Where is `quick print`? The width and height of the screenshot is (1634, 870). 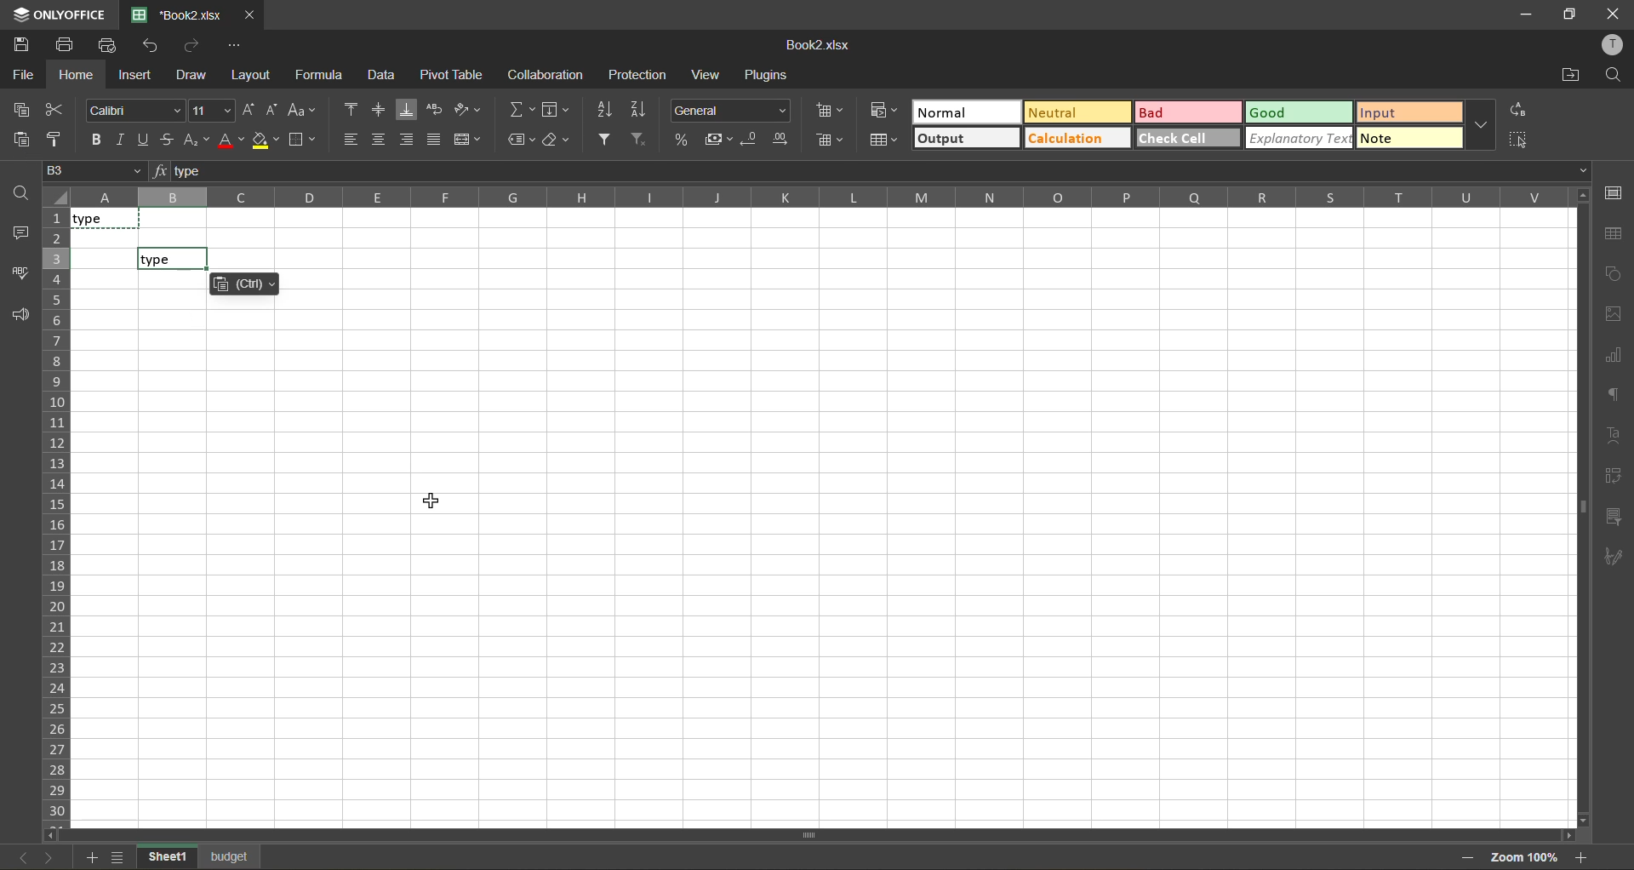
quick print is located at coordinates (111, 46).